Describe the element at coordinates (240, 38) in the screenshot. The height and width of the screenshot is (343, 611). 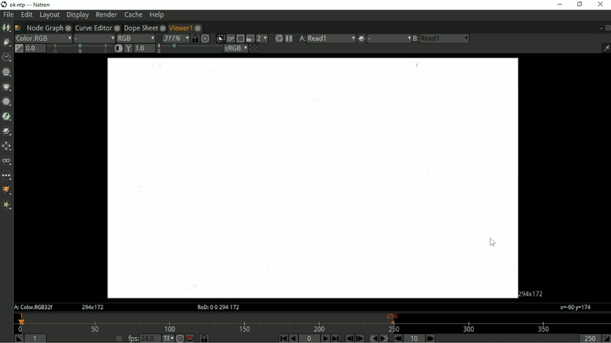
I see `Enables region of interest that limits the portion of the viewer that is kept udpdated ` at that location.